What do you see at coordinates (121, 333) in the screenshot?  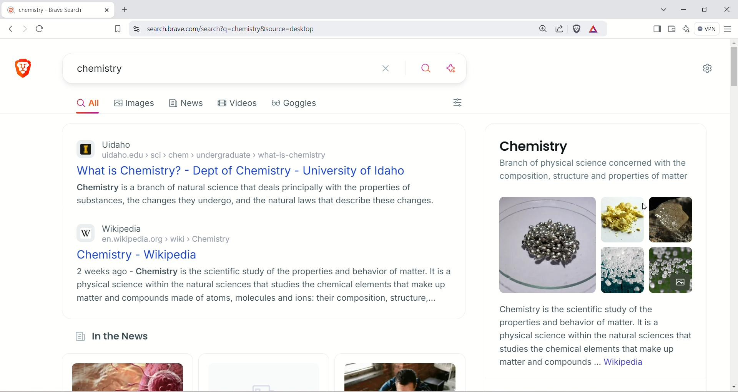 I see `In the News` at bounding box center [121, 333].